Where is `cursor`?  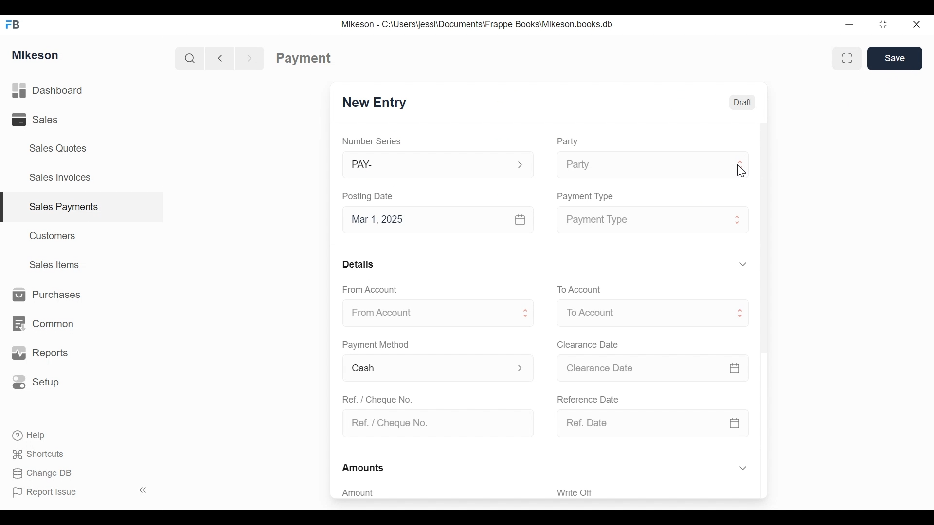 cursor is located at coordinates (739, 173).